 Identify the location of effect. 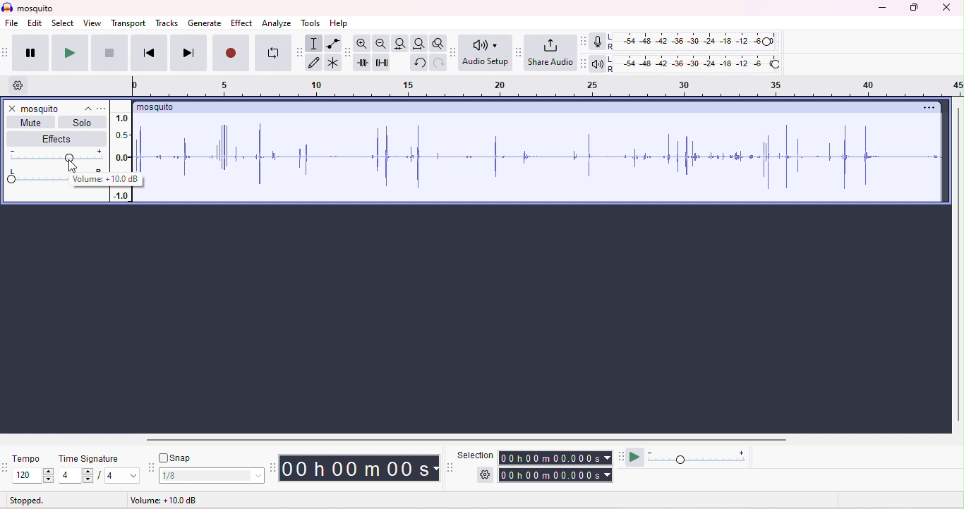
(241, 23).